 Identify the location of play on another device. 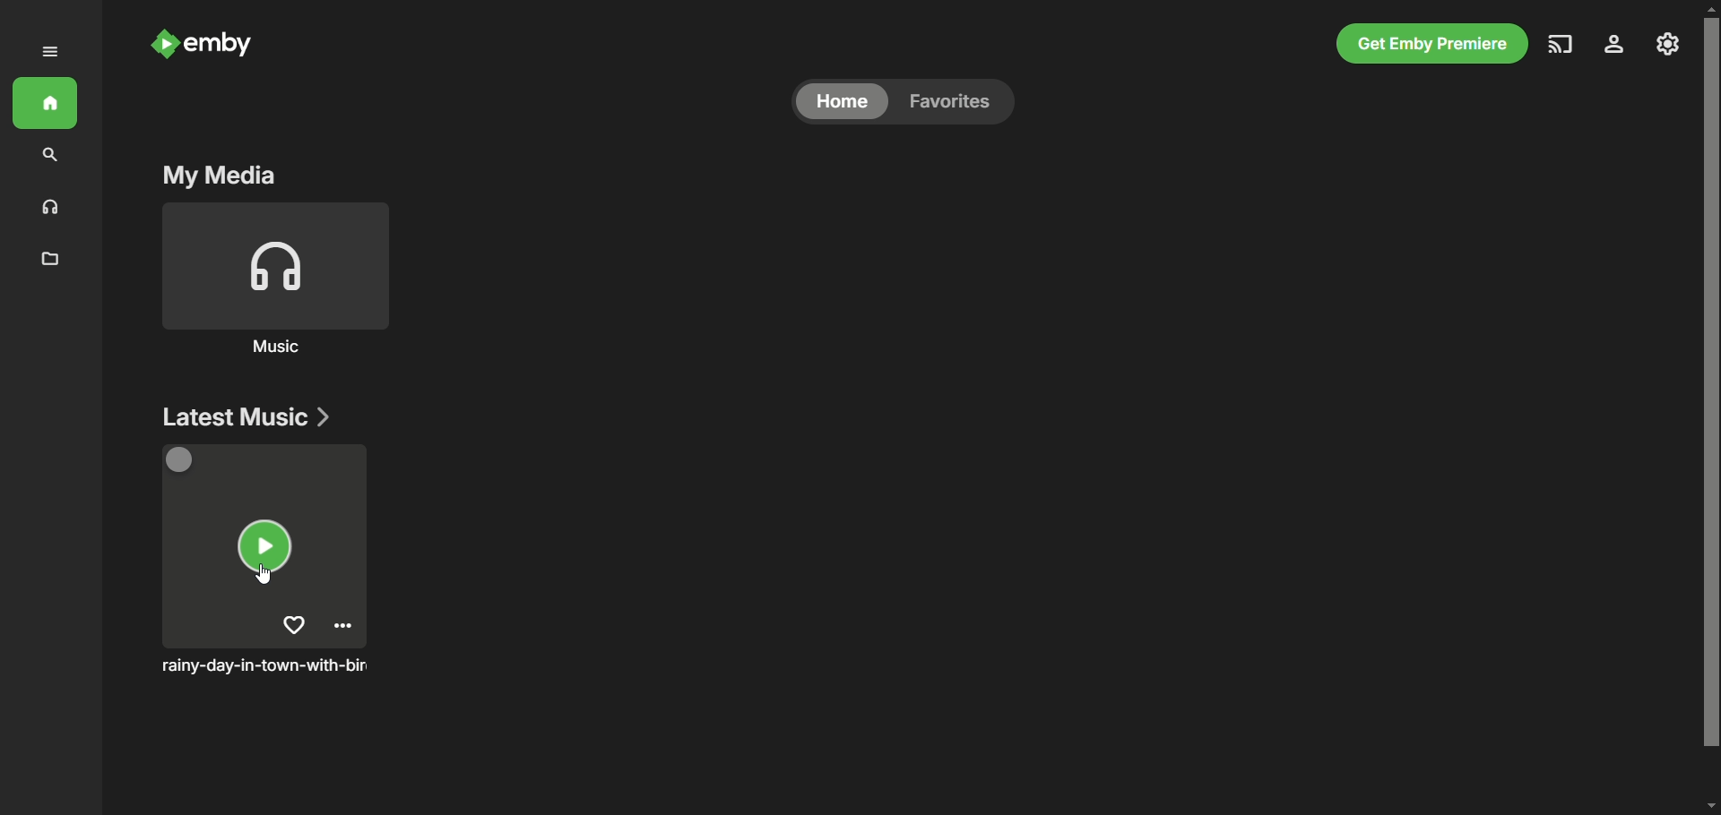
(1562, 47).